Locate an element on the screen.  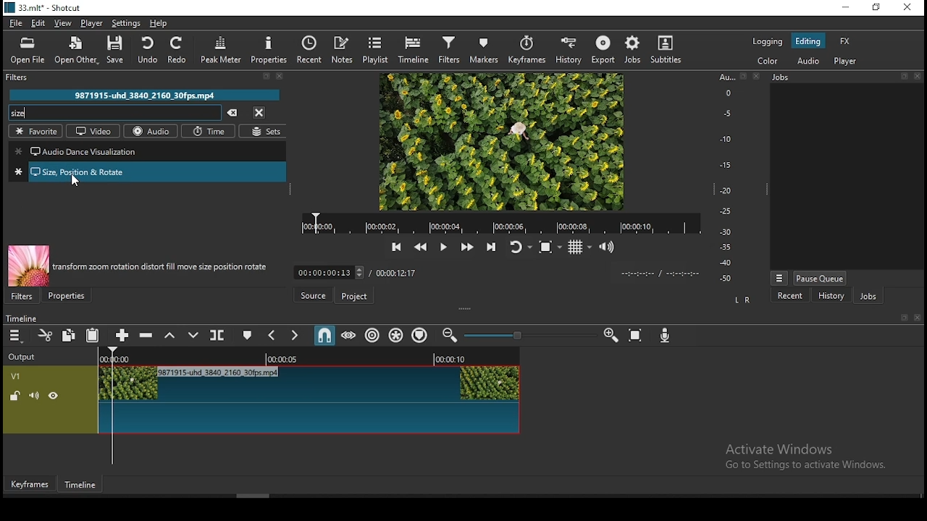
source is located at coordinates (318, 295).